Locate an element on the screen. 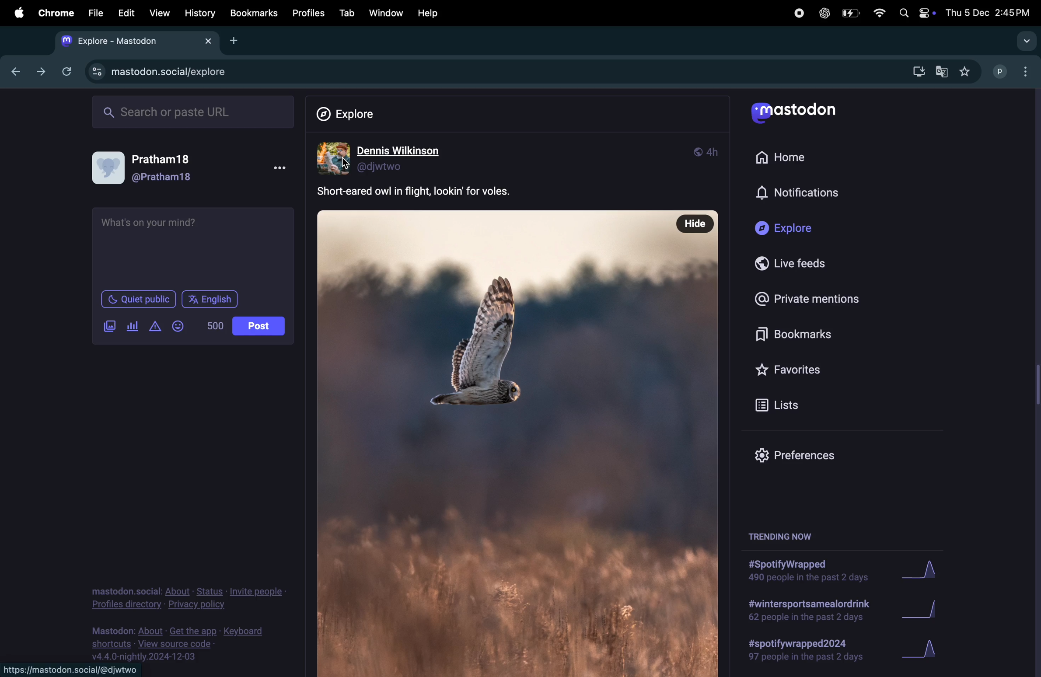  chrome is located at coordinates (57, 12).